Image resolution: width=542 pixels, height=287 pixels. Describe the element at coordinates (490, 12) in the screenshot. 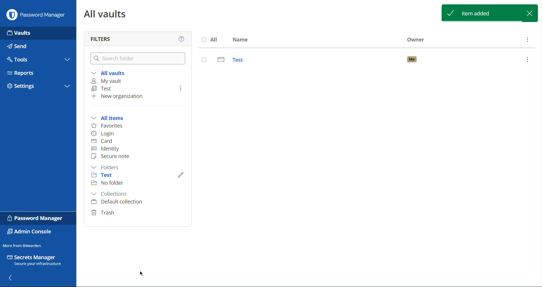

I see `Item added` at that location.